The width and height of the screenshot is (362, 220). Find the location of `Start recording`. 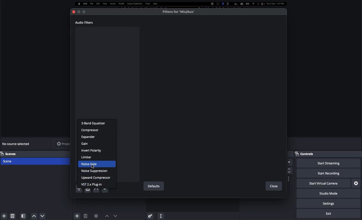

Start recording is located at coordinates (329, 174).